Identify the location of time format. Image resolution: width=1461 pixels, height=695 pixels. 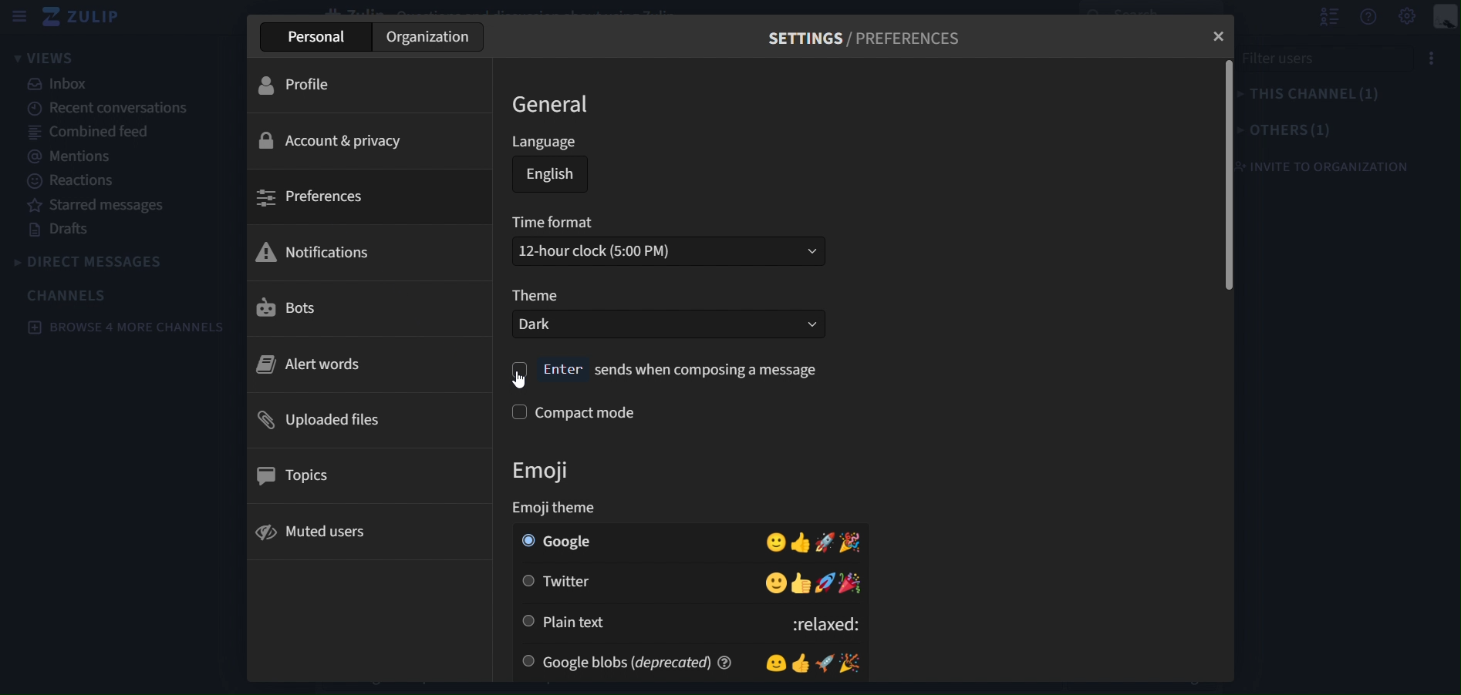
(555, 221).